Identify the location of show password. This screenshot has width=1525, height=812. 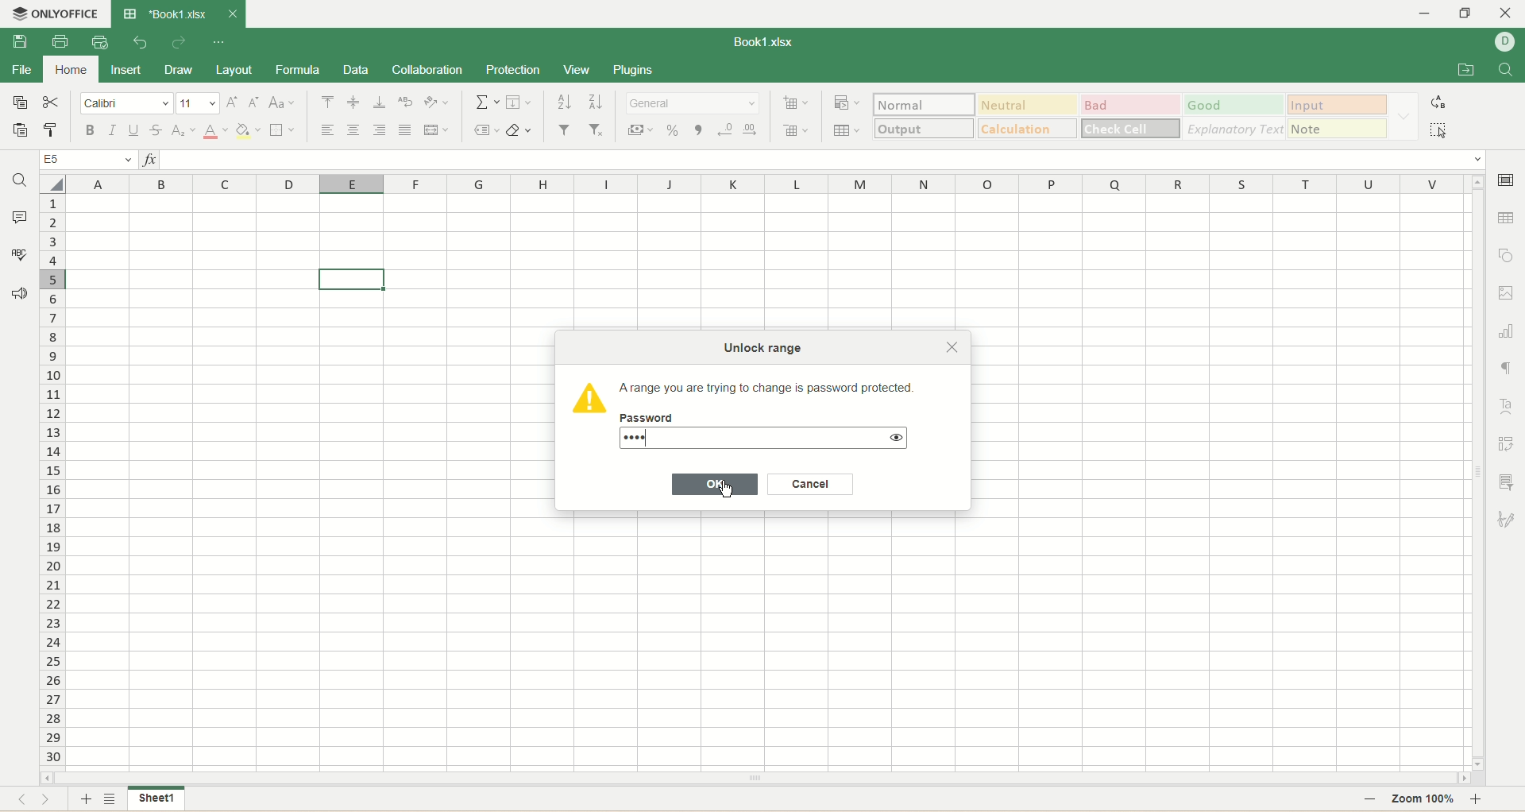
(894, 441).